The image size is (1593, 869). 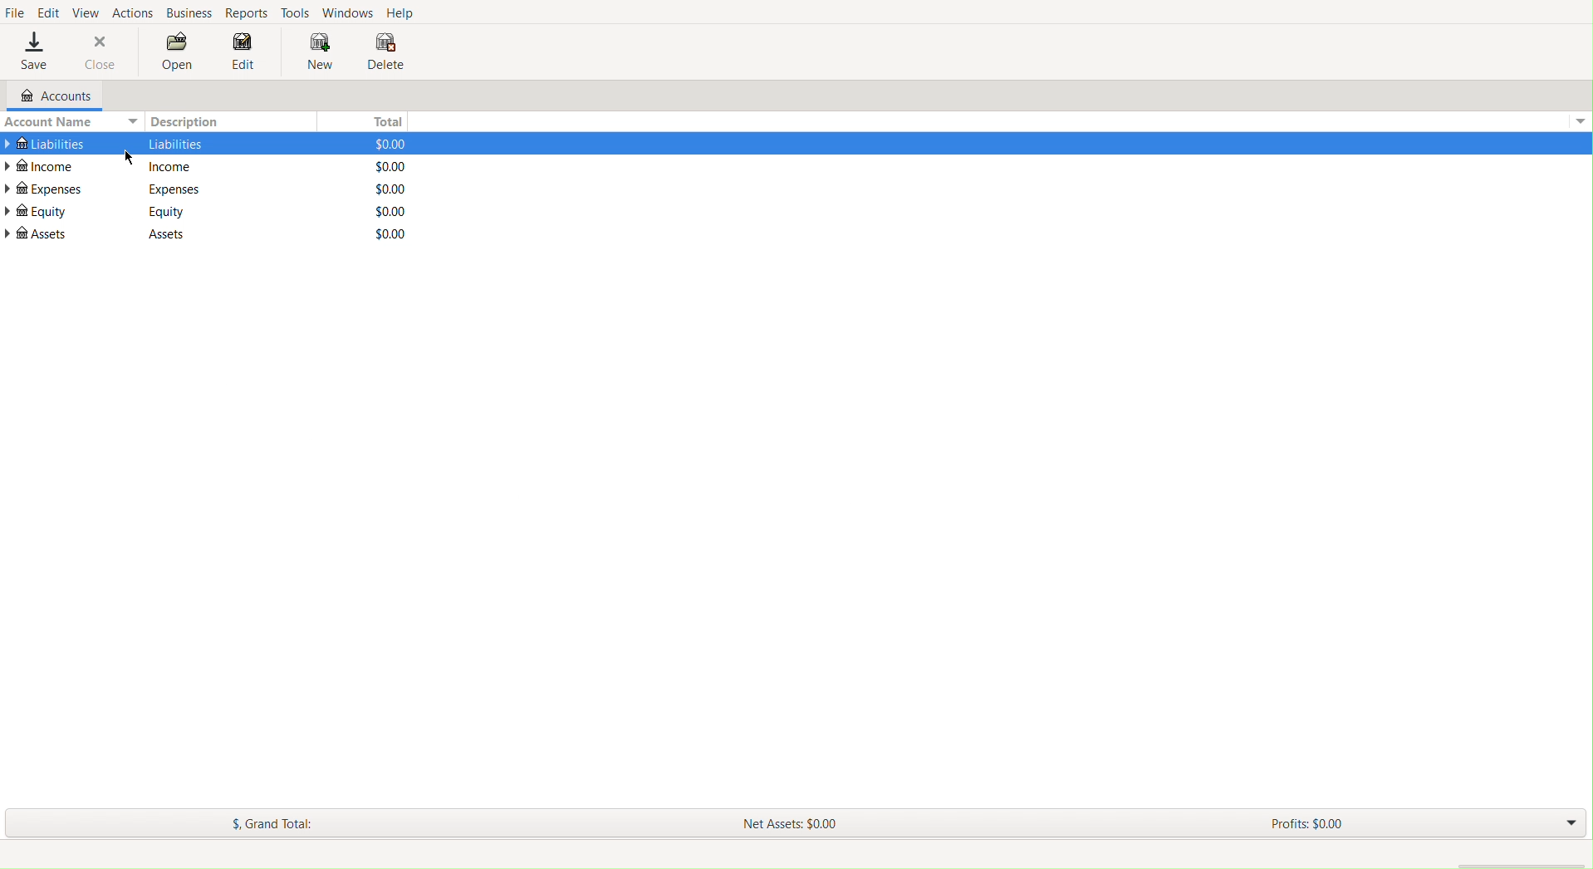 What do you see at coordinates (173, 167) in the screenshot?
I see `income` at bounding box center [173, 167].